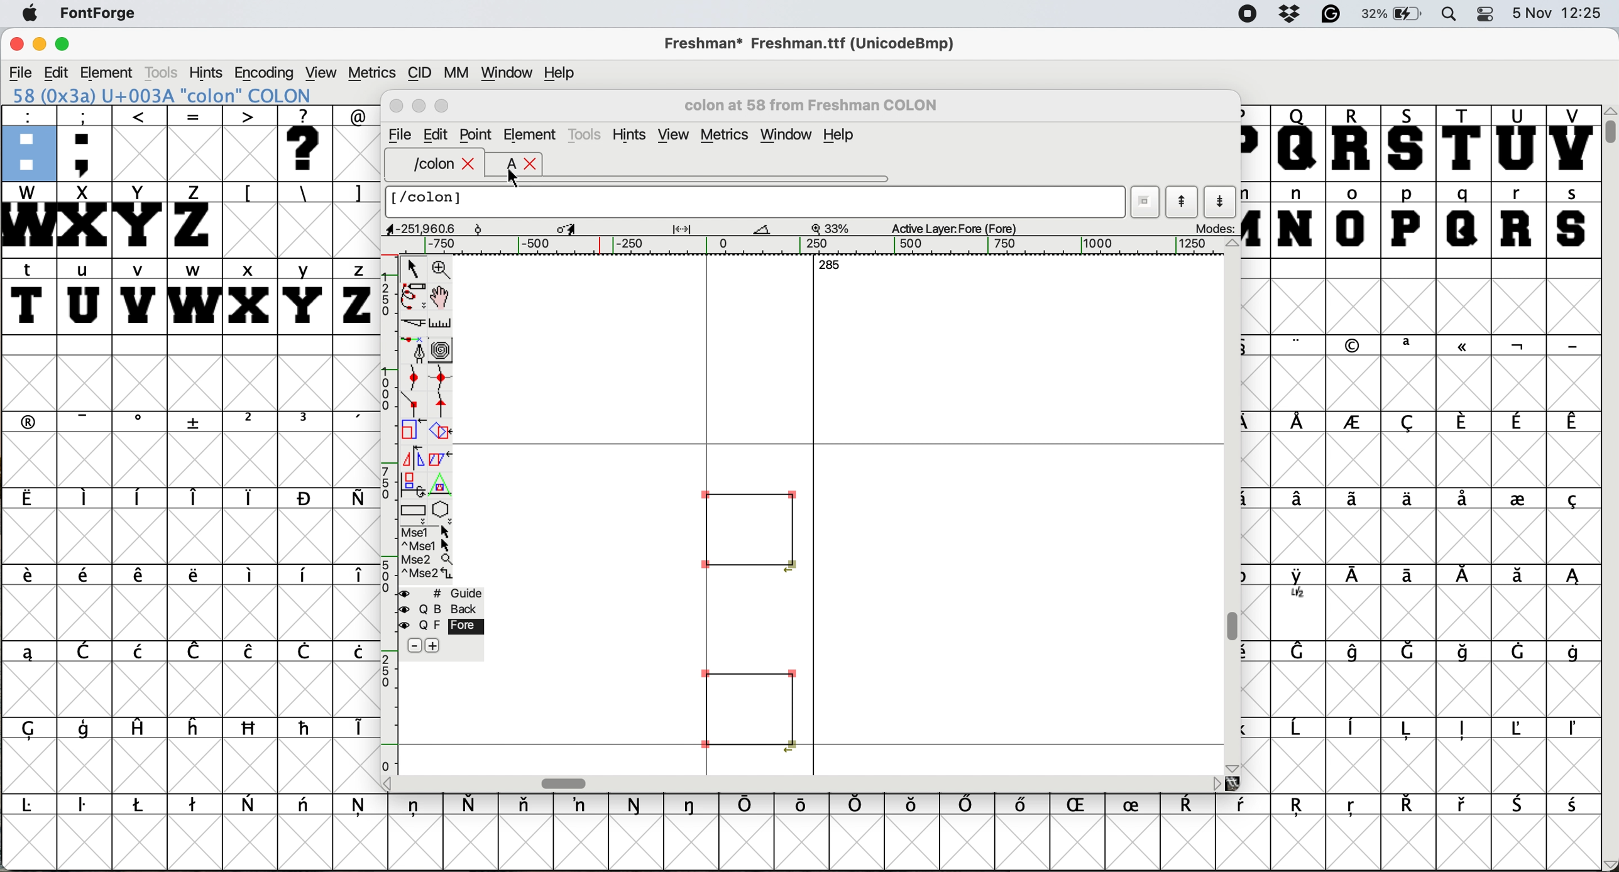  I want to click on draw freehand curve, so click(413, 295).